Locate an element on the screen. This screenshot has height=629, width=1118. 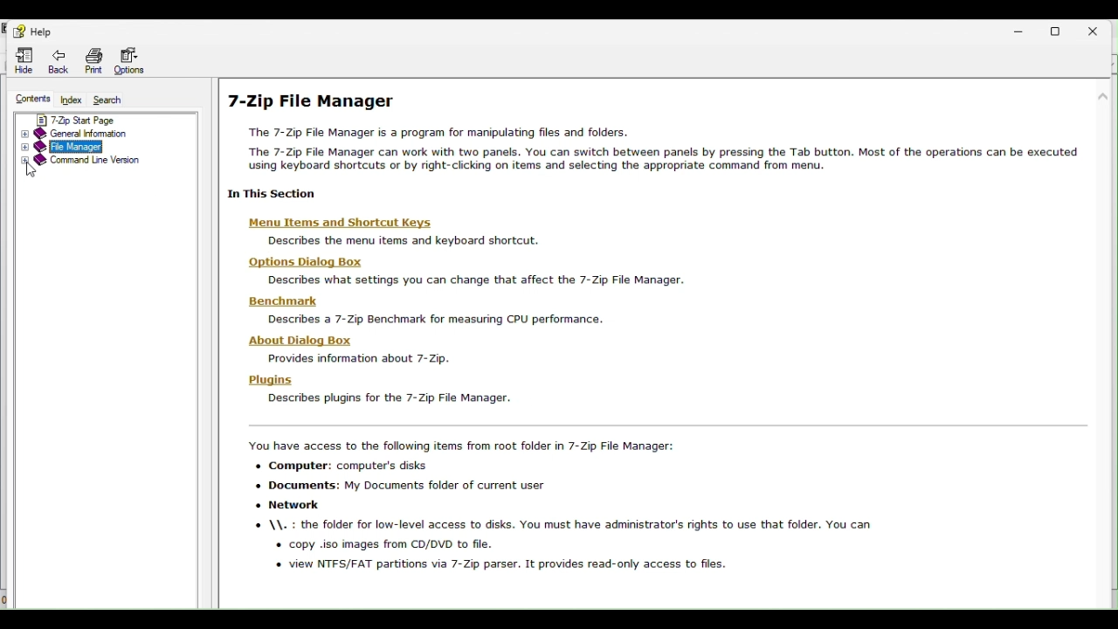
Back is located at coordinates (57, 59).